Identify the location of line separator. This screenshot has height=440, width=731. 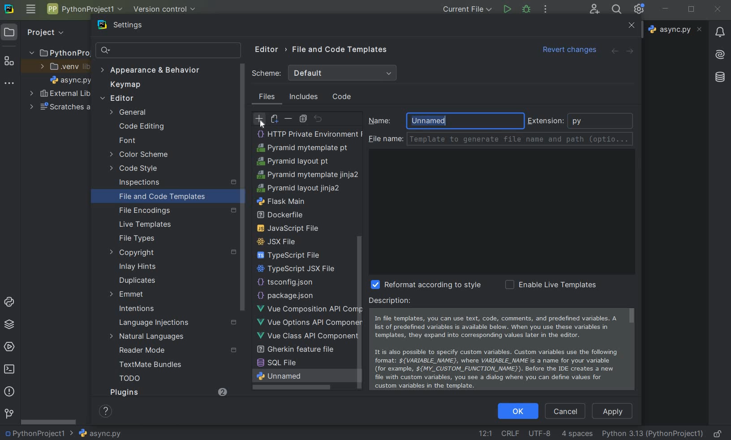
(511, 433).